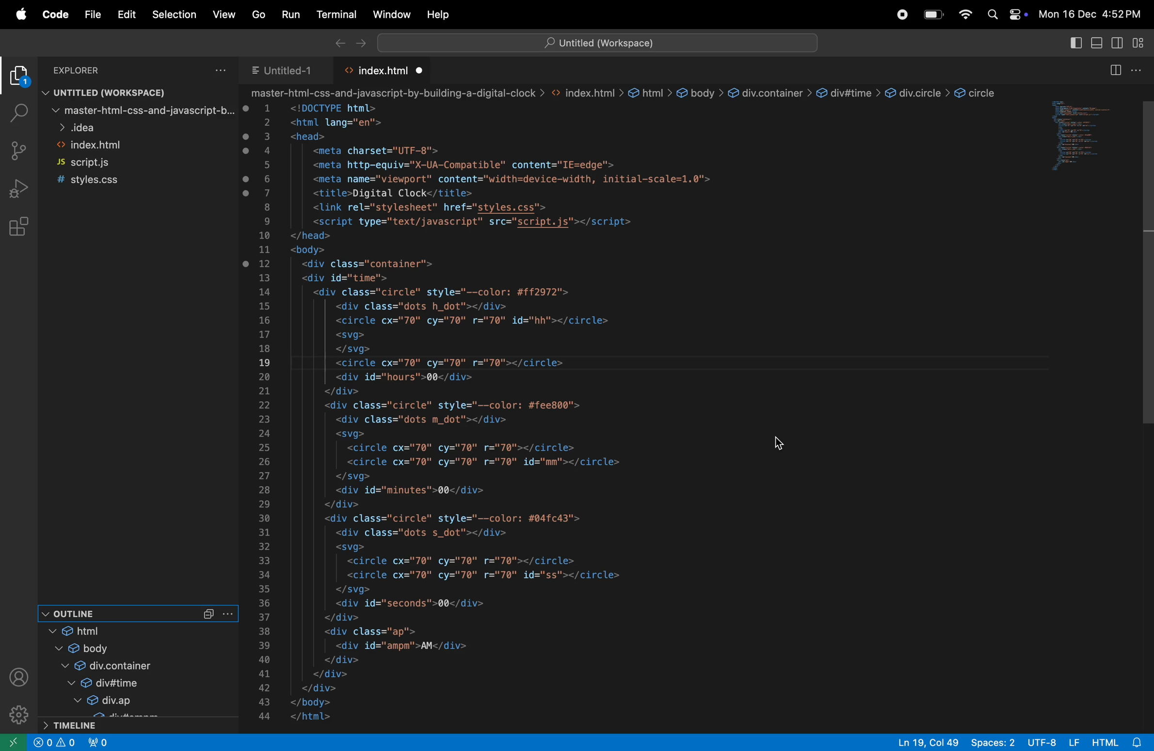  What do you see at coordinates (358, 44) in the screenshot?
I see `forward` at bounding box center [358, 44].